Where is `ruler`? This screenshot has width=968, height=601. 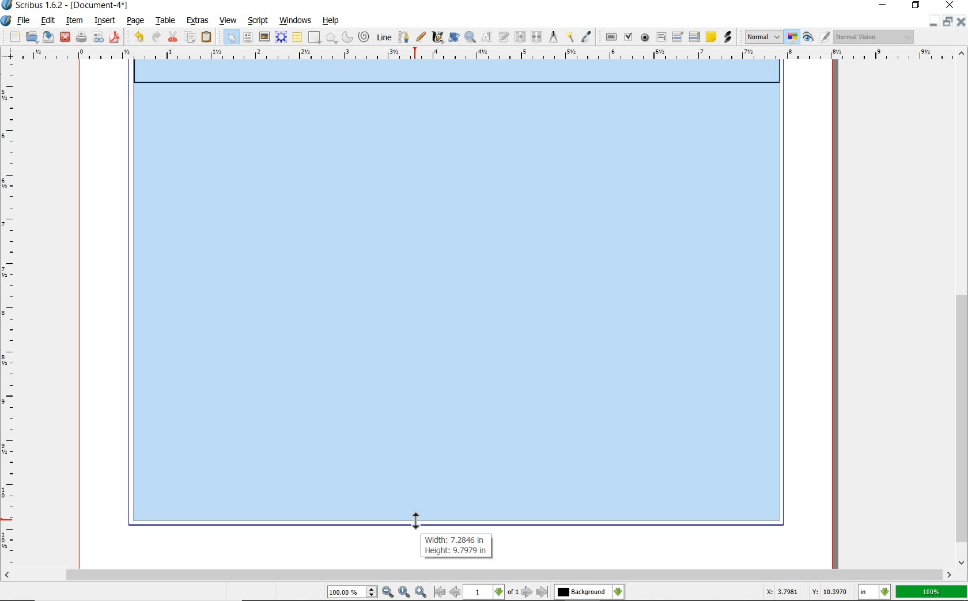 ruler is located at coordinates (10, 317).